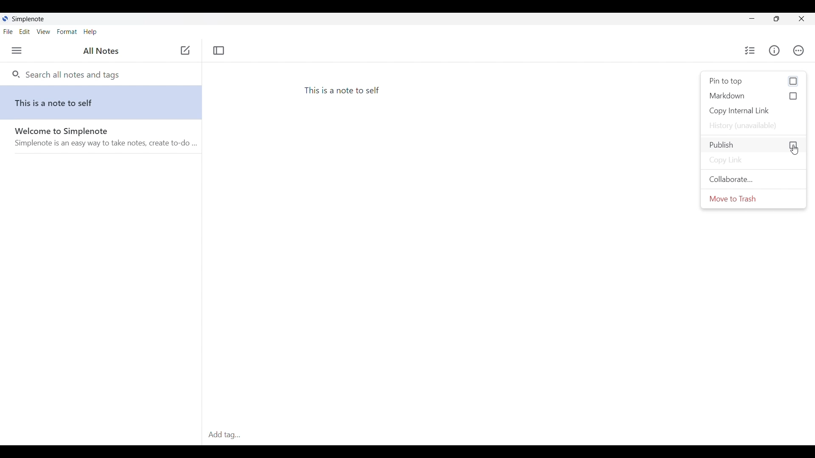 The width and height of the screenshot is (815, 458). Describe the element at coordinates (90, 32) in the screenshot. I see `Help` at that location.